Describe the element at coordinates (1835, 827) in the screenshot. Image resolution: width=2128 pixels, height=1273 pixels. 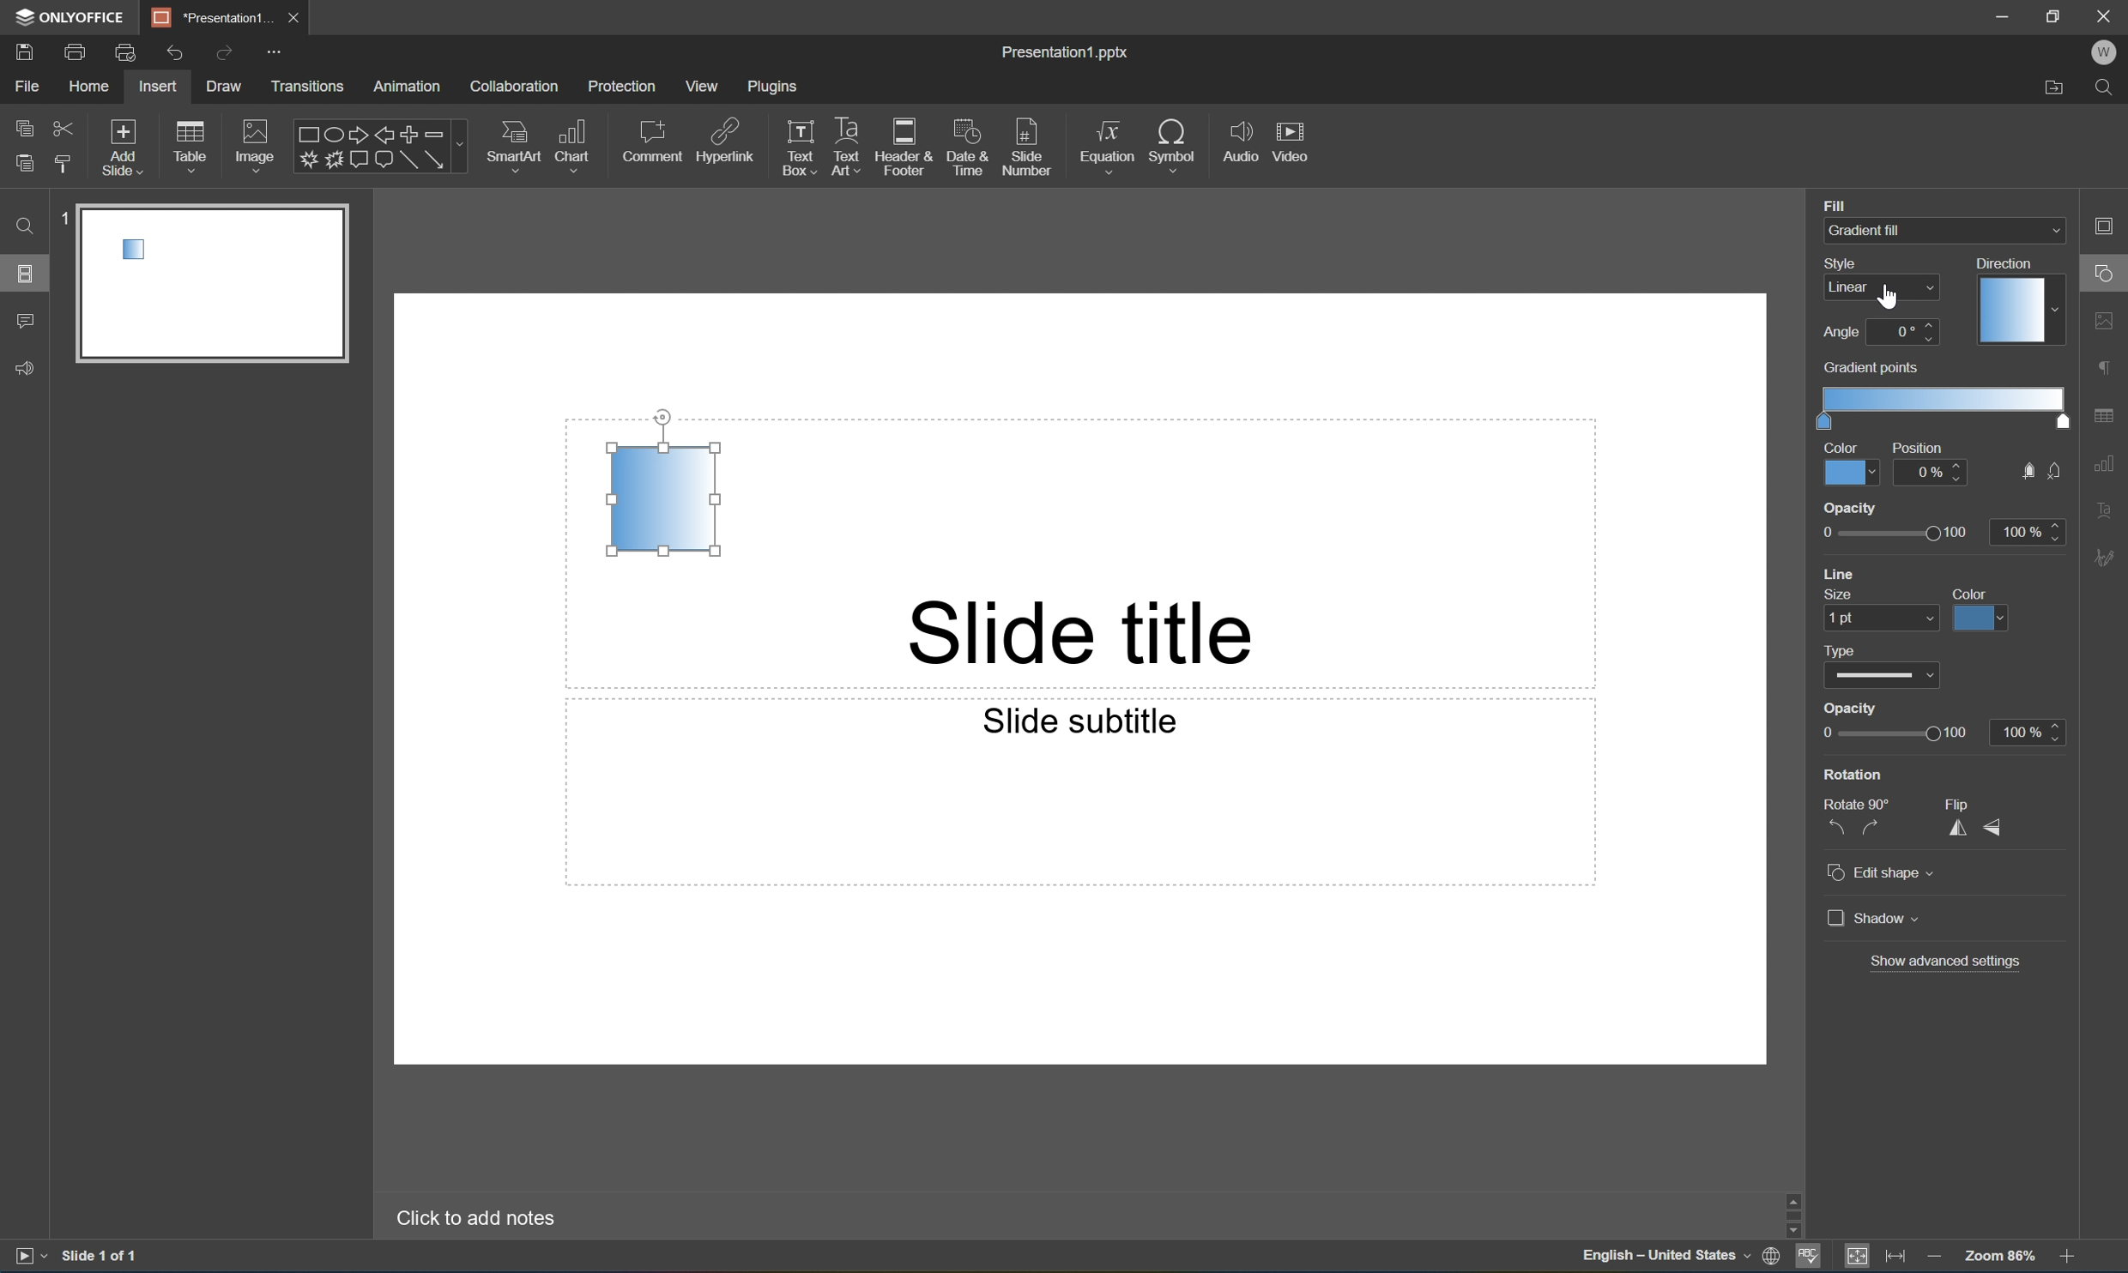
I see `Rotate 90° counterclockwise` at that location.